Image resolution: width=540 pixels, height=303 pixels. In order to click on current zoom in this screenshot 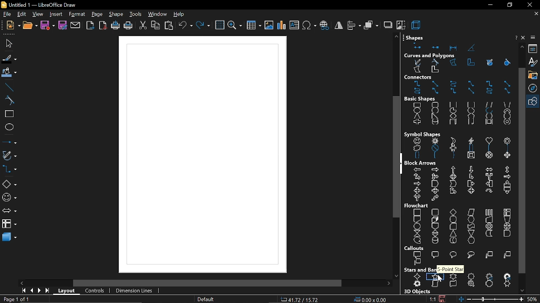, I will do `click(534, 300)`.